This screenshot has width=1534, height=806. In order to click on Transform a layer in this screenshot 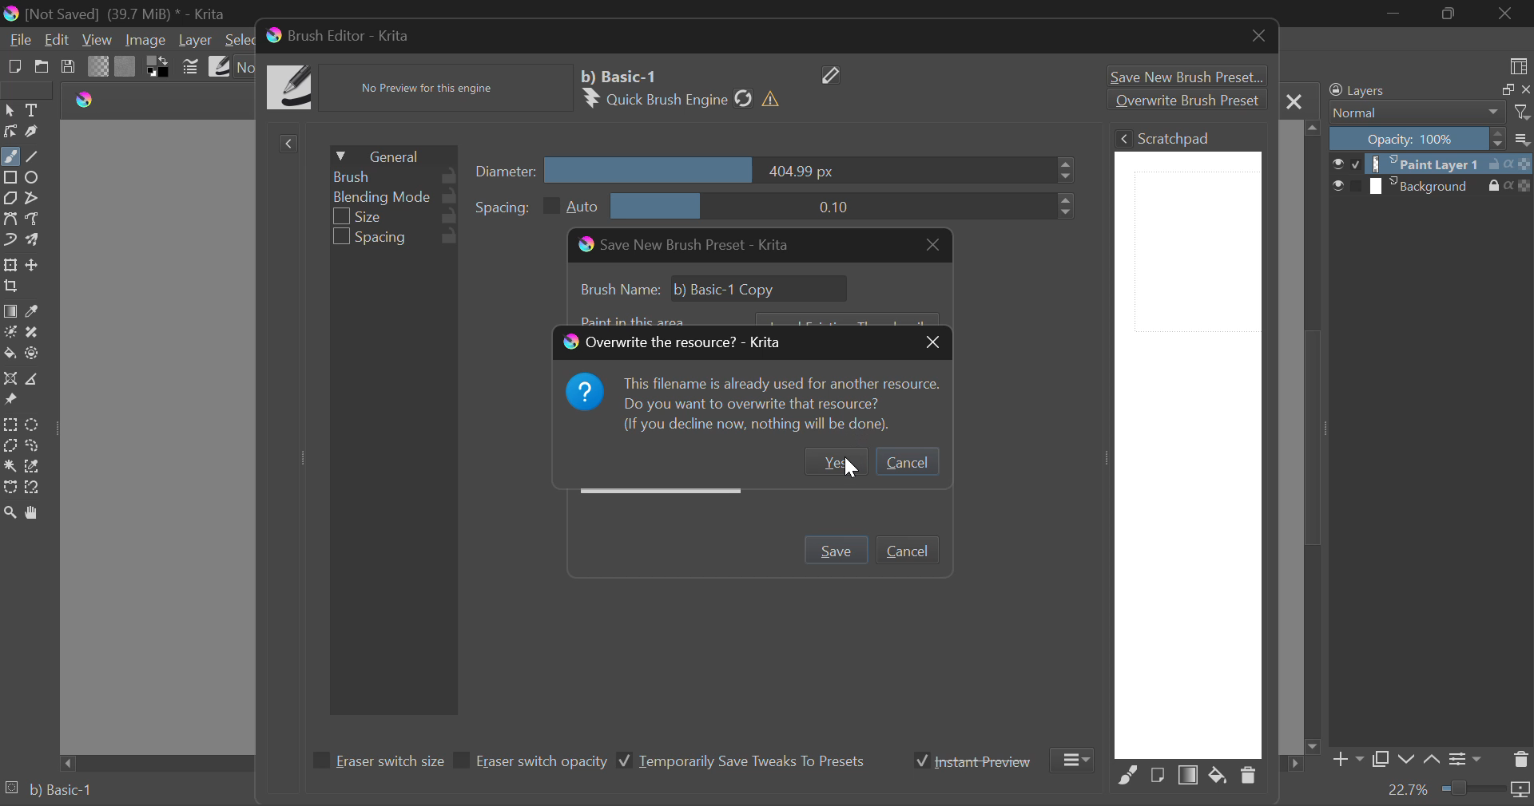, I will do `click(10, 265)`.